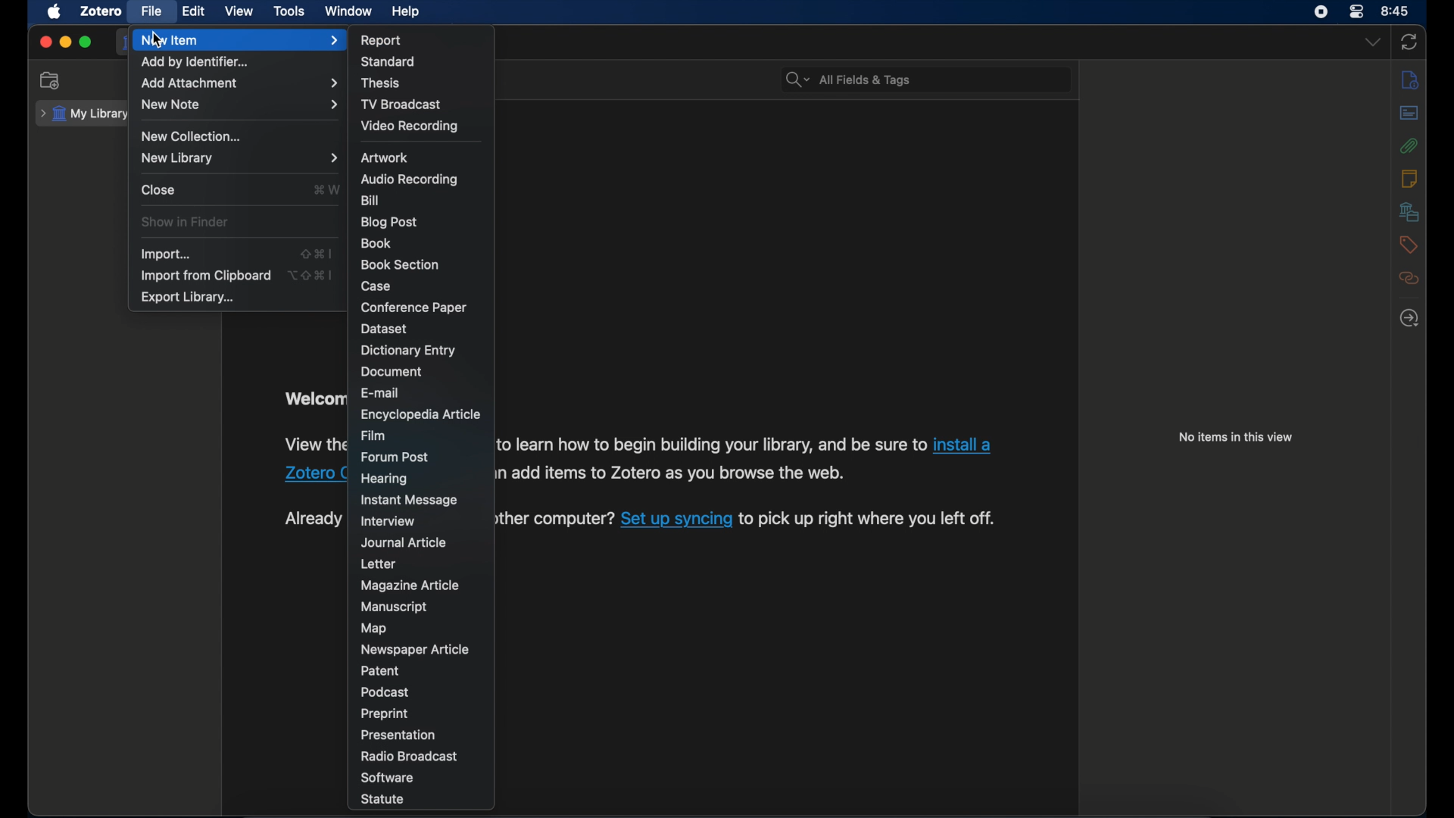 The width and height of the screenshot is (1454, 818). What do you see at coordinates (205, 276) in the screenshot?
I see `import from clipboard` at bounding box center [205, 276].